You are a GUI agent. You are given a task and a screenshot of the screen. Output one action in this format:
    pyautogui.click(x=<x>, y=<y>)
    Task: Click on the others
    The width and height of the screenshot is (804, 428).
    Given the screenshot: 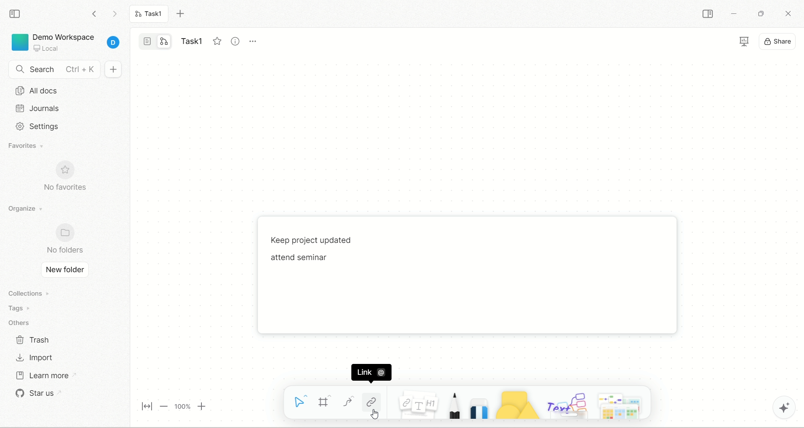 What is the action you would take?
    pyautogui.click(x=22, y=321)
    